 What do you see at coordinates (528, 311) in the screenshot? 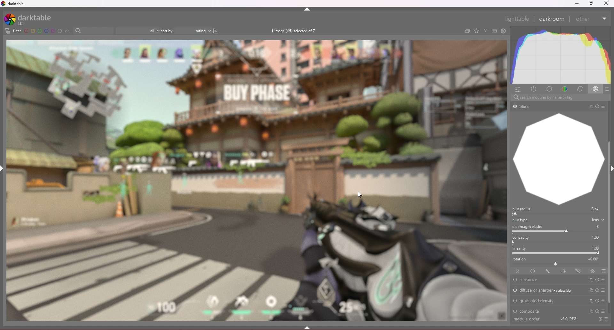
I see `composite` at bounding box center [528, 311].